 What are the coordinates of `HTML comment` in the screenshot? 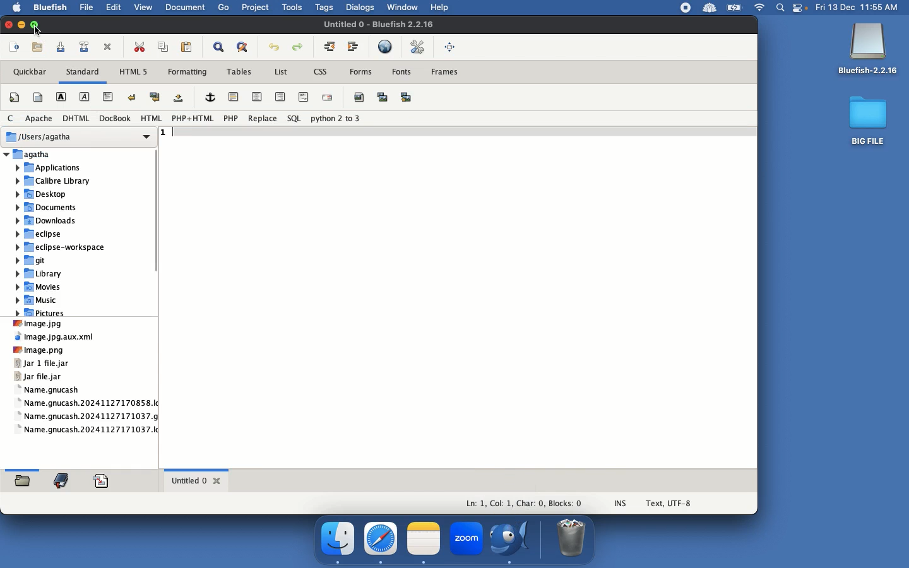 It's located at (304, 97).